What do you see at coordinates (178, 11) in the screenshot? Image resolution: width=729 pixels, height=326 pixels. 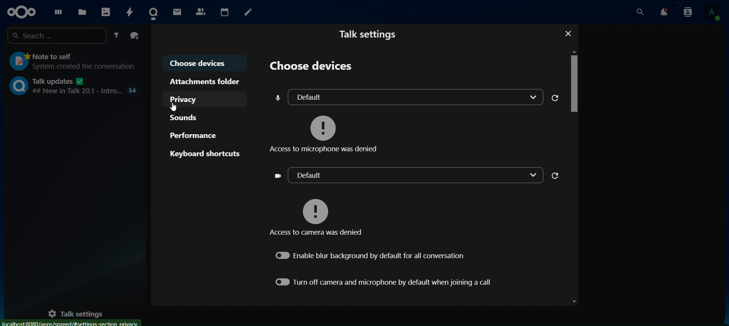 I see `mail` at bounding box center [178, 11].